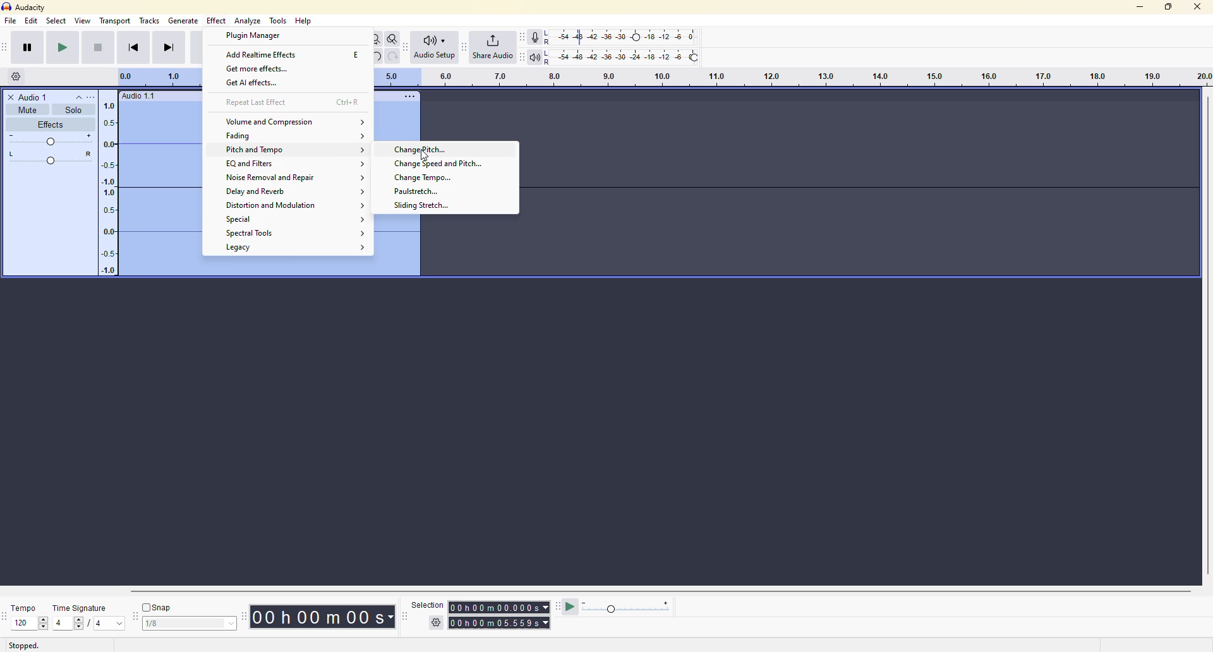  I want to click on solo, so click(73, 109).